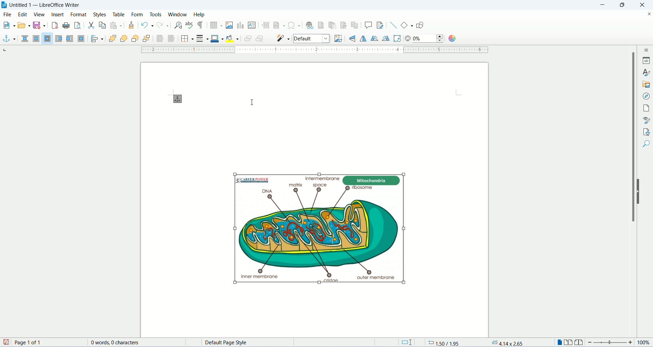 The height and width of the screenshot is (347, 653). I want to click on forward one, so click(124, 39).